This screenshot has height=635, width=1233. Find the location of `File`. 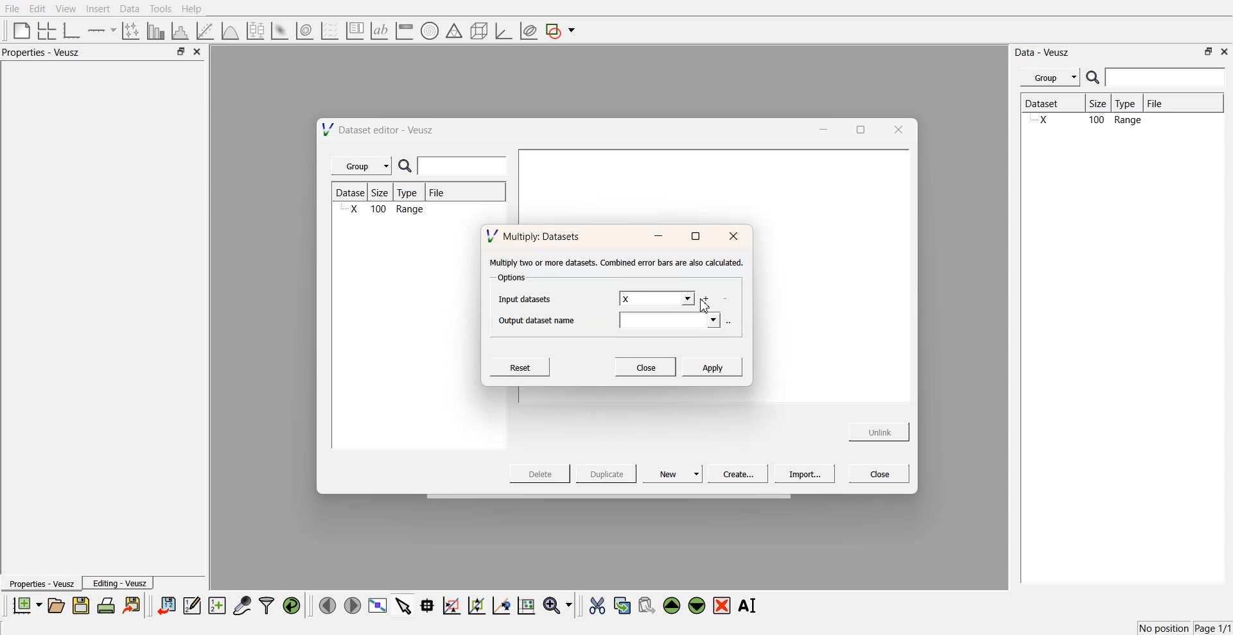

File is located at coordinates (1166, 103).